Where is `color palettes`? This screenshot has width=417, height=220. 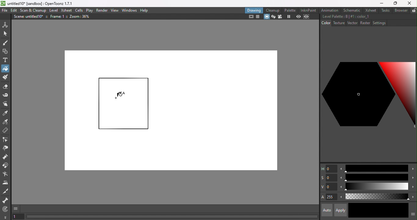 color palettes is located at coordinates (368, 96).